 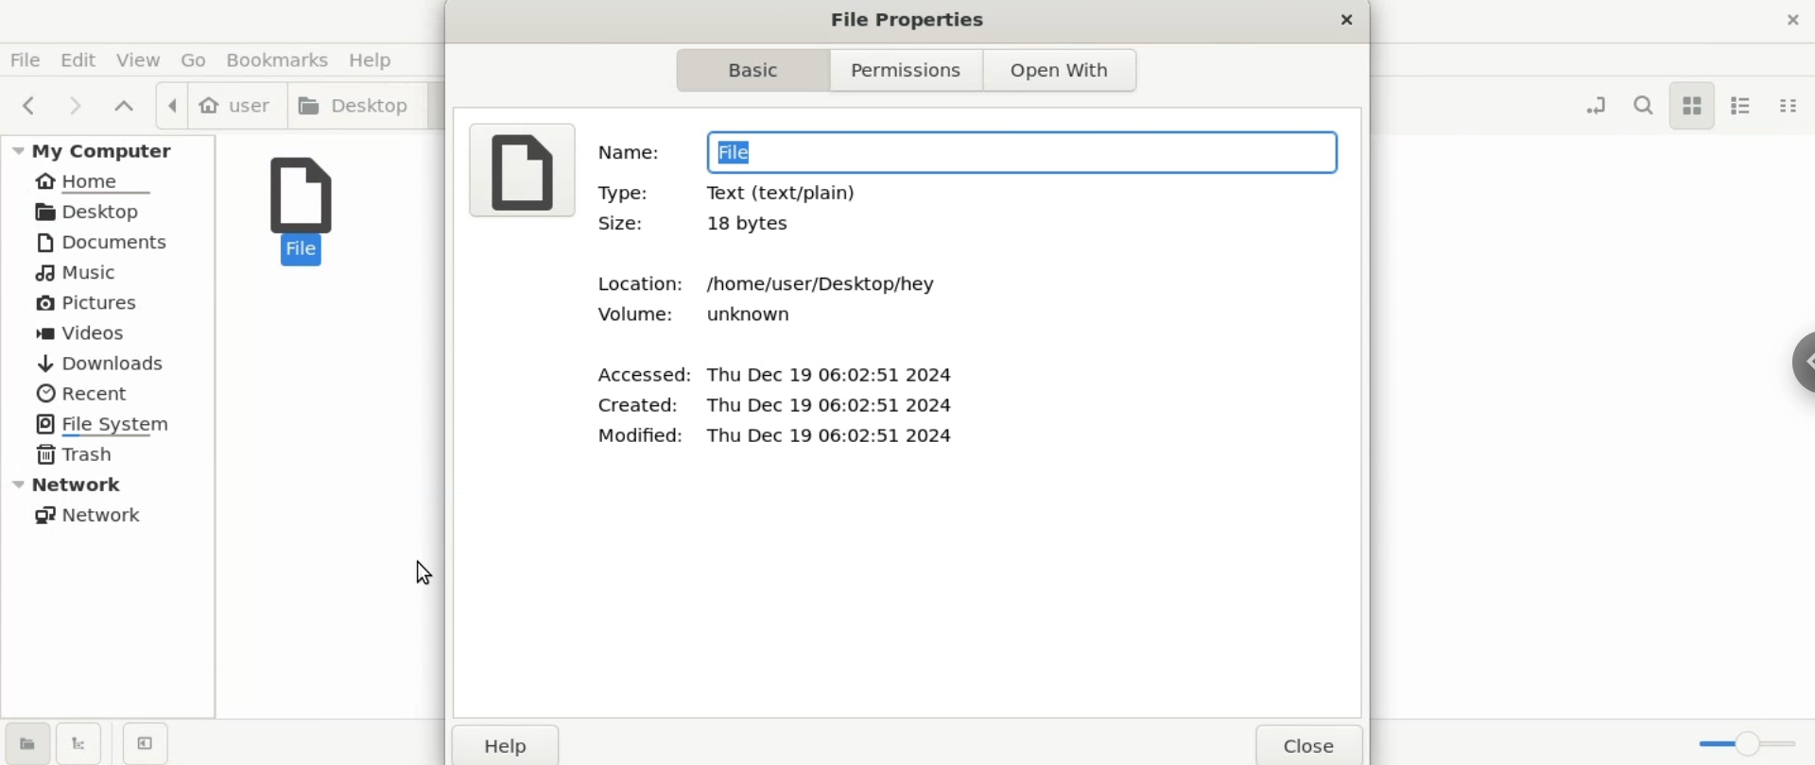 What do you see at coordinates (104, 517) in the screenshot?
I see `network` at bounding box center [104, 517].